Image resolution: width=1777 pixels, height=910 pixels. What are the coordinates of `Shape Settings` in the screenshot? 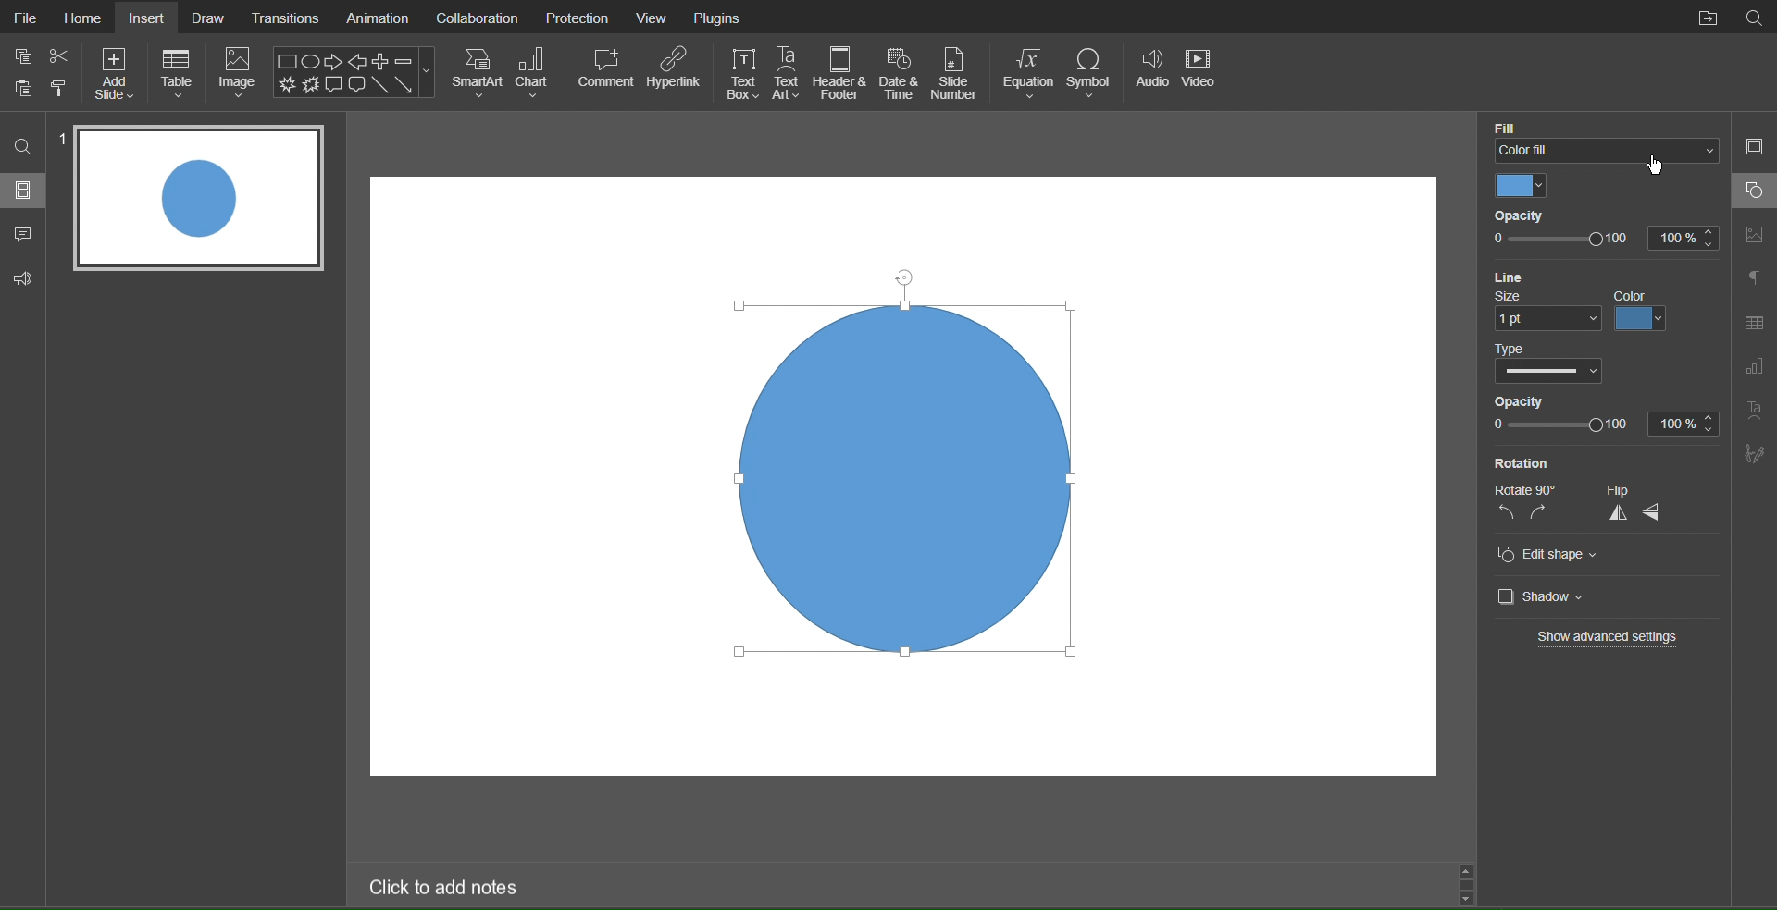 It's located at (1753, 191).